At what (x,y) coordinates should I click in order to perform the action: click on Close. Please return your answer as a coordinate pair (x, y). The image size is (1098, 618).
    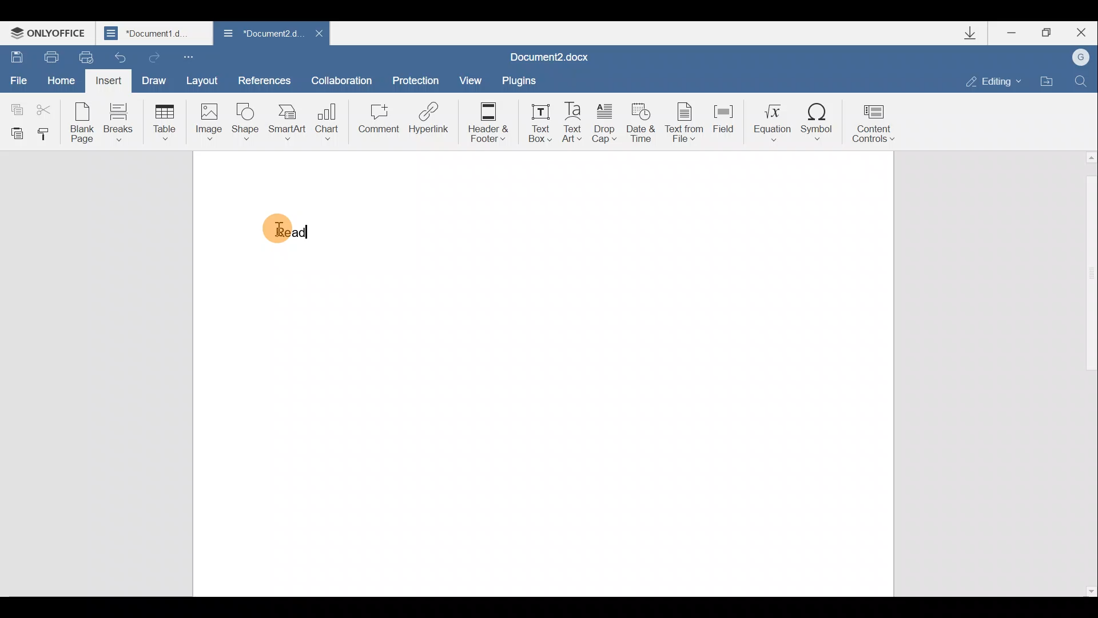
    Looking at the image, I should click on (1085, 32).